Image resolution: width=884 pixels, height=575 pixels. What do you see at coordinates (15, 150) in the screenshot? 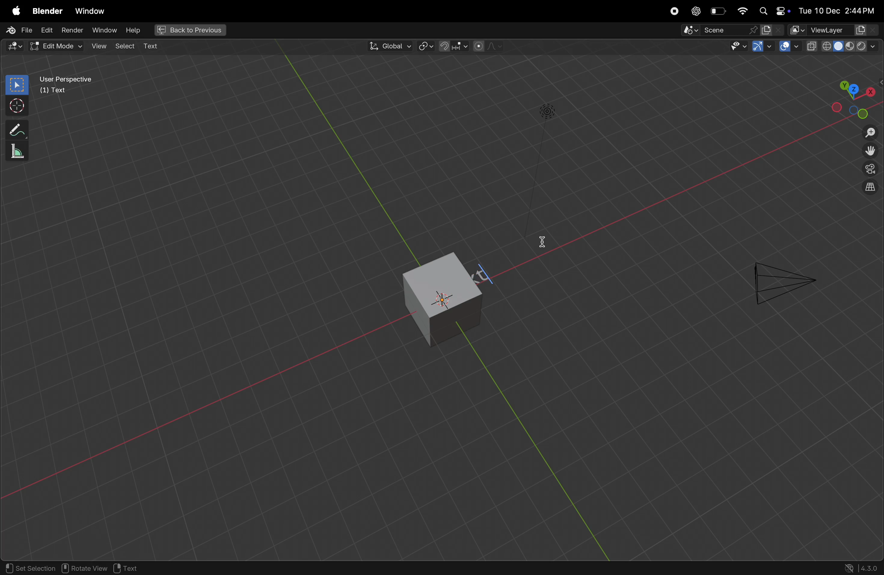
I see `rotate ` at bounding box center [15, 150].